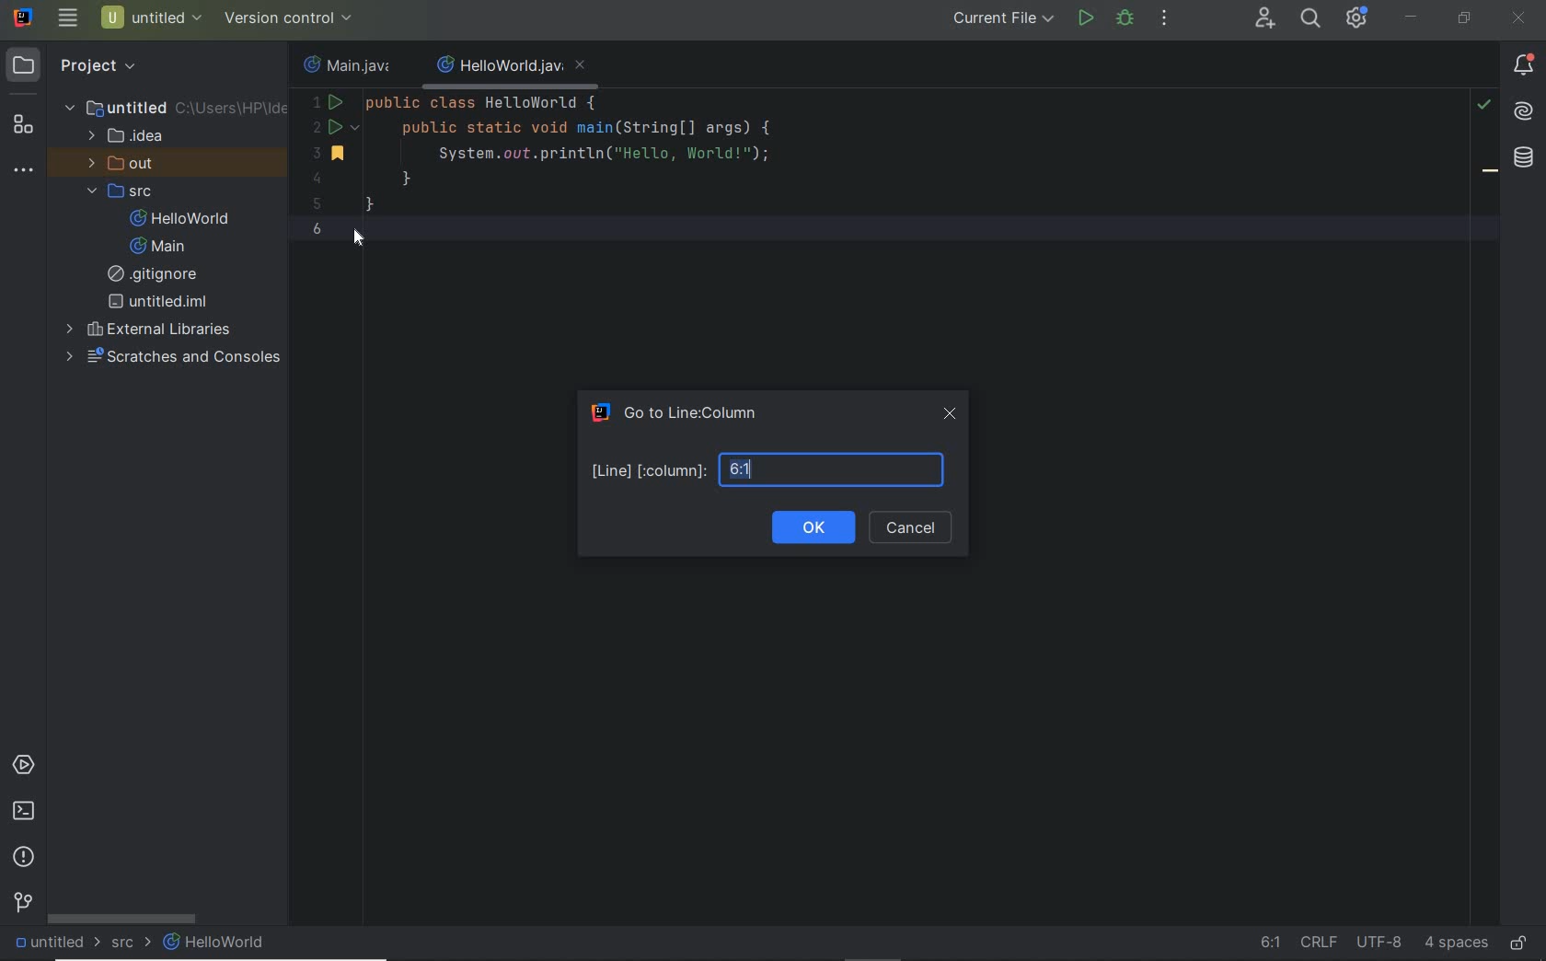  What do you see at coordinates (132, 942) in the screenshot?
I see `src` at bounding box center [132, 942].